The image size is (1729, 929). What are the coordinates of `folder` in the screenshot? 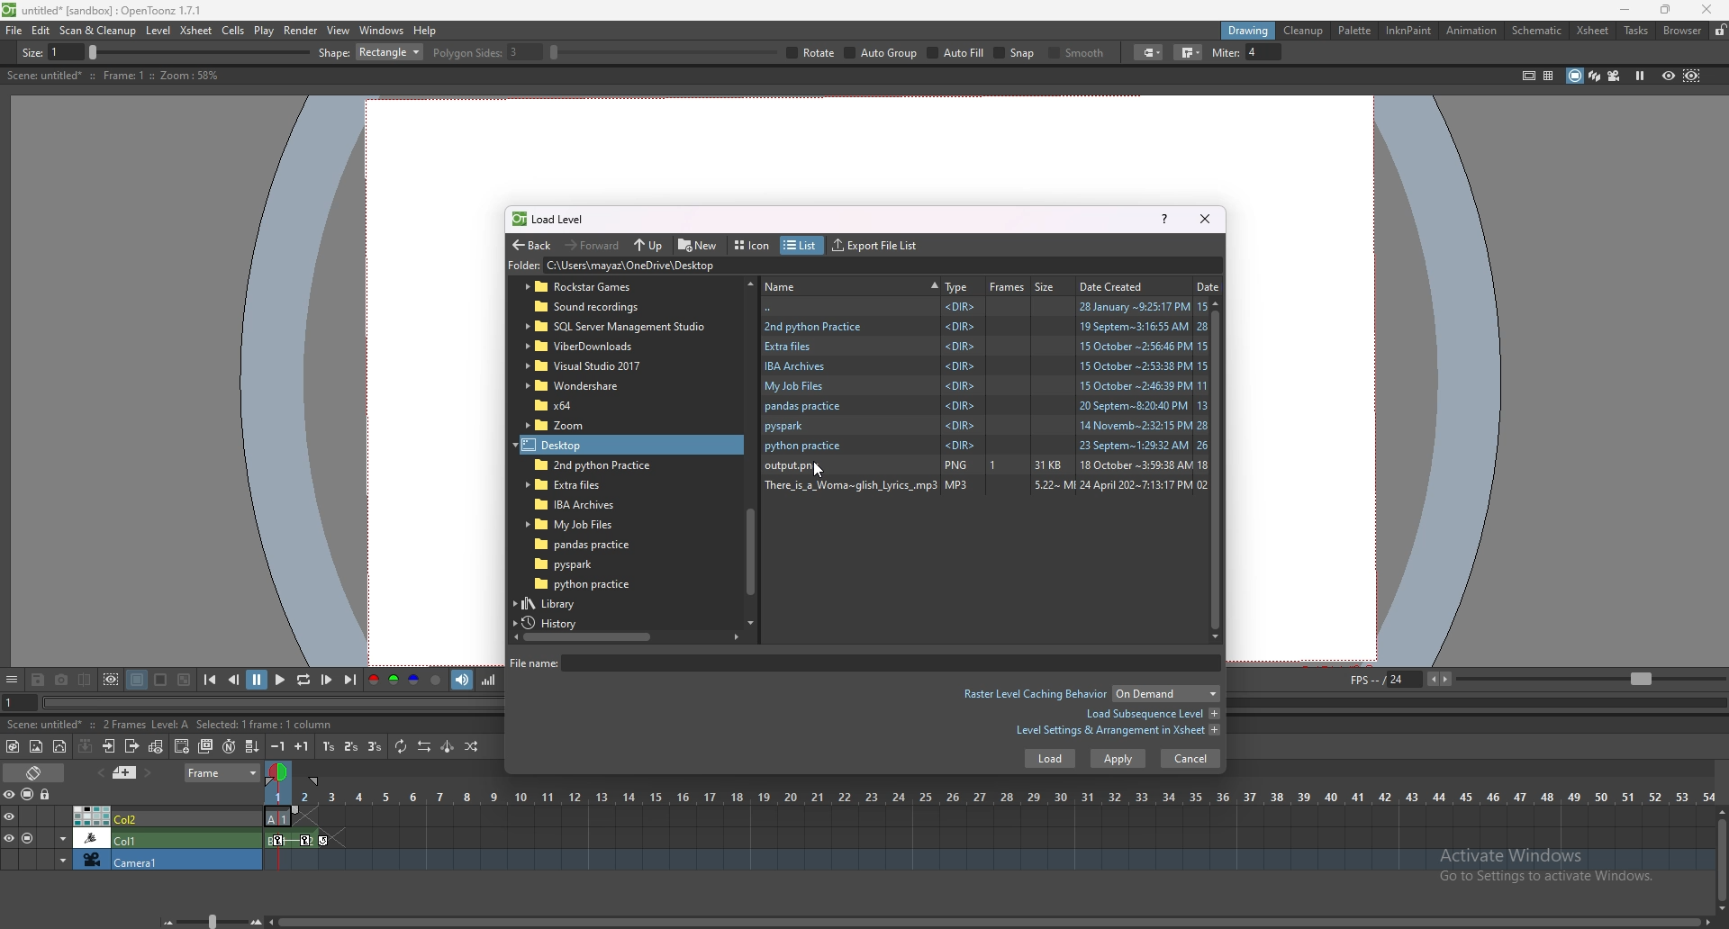 It's located at (985, 346).